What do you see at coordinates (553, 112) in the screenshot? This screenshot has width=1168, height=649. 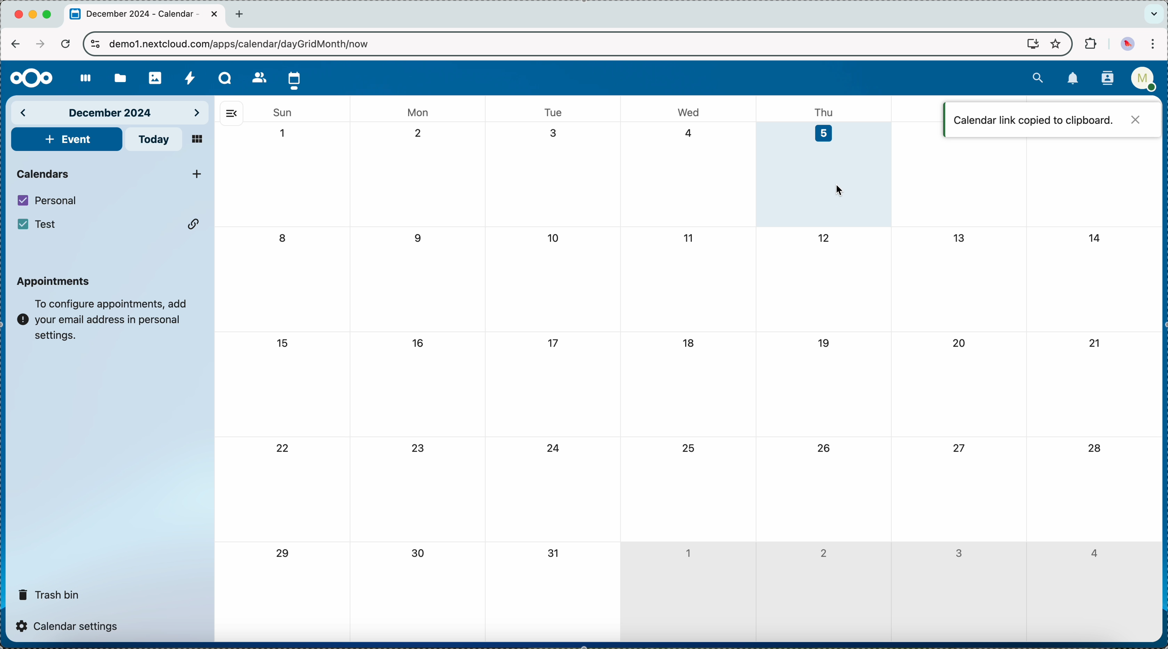 I see `tue` at bounding box center [553, 112].